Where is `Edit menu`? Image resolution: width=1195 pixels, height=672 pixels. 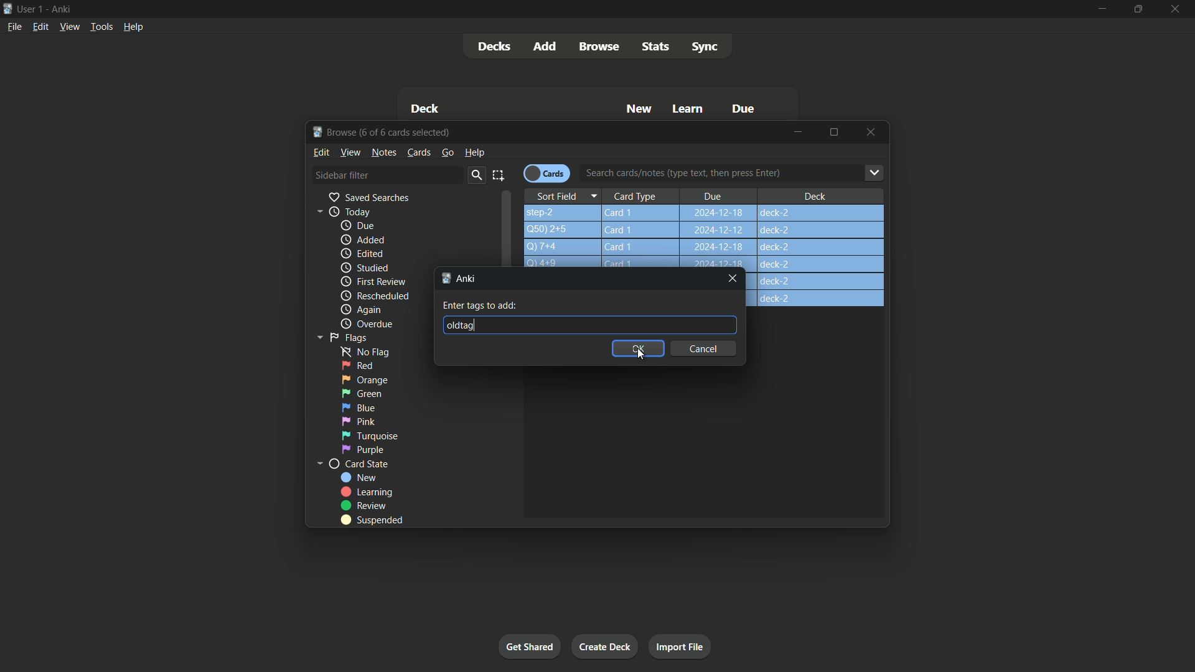
Edit menu is located at coordinates (40, 28).